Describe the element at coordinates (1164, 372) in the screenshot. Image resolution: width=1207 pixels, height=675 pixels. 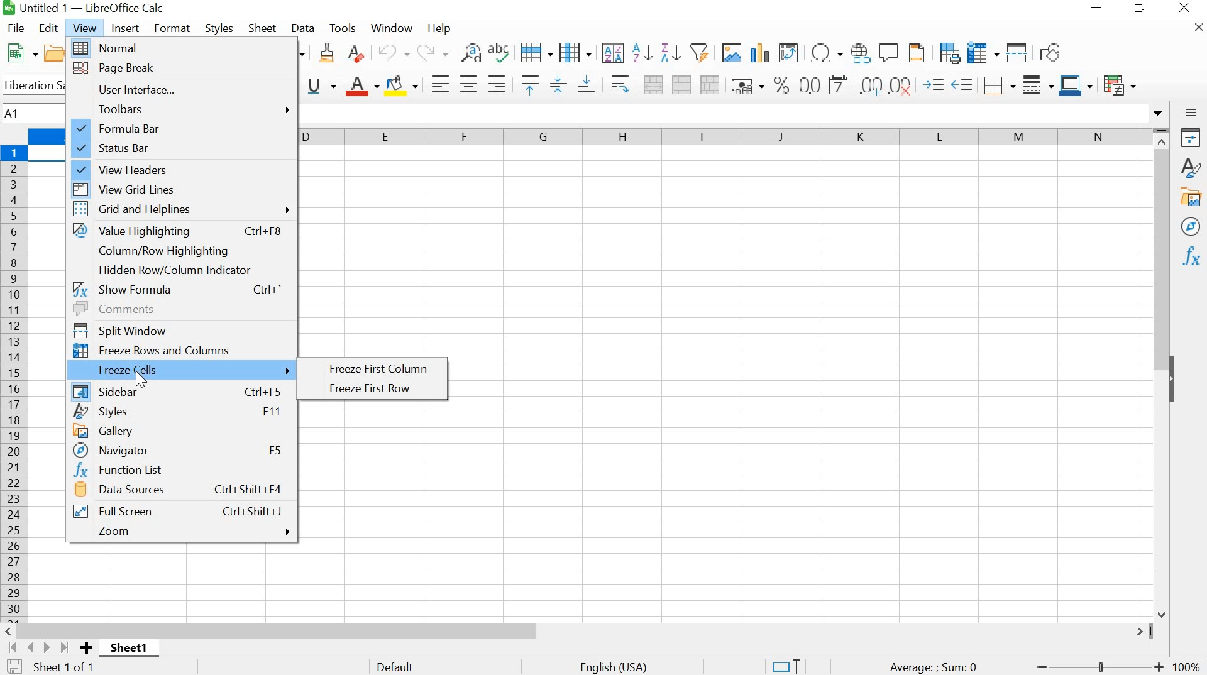
I see `SCROLLBAR` at that location.